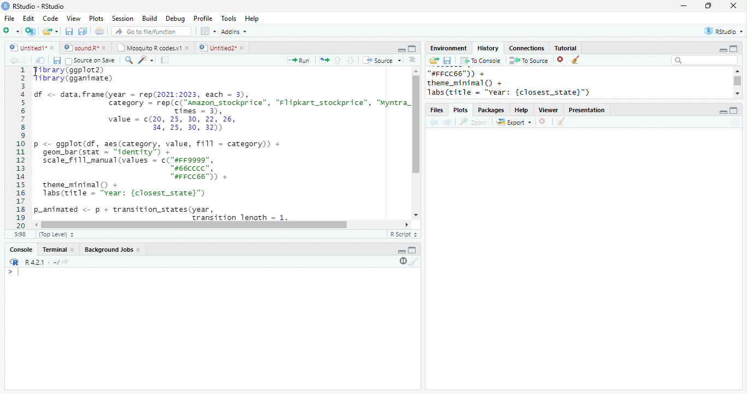 This screenshot has width=747, height=394. What do you see at coordinates (722, 50) in the screenshot?
I see `minimize` at bounding box center [722, 50].